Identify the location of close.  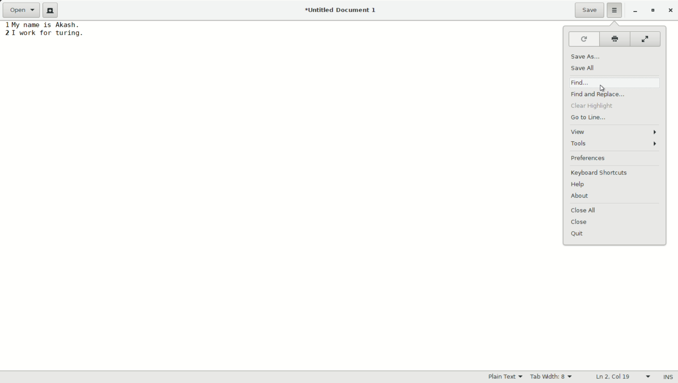
(579, 222).